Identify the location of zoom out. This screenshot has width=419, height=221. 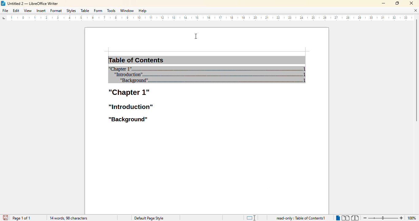
(364, 218).